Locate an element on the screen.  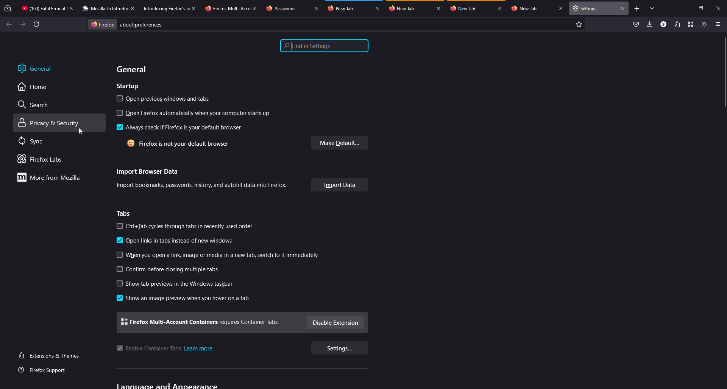
forward is located at coordinates (22, 24).